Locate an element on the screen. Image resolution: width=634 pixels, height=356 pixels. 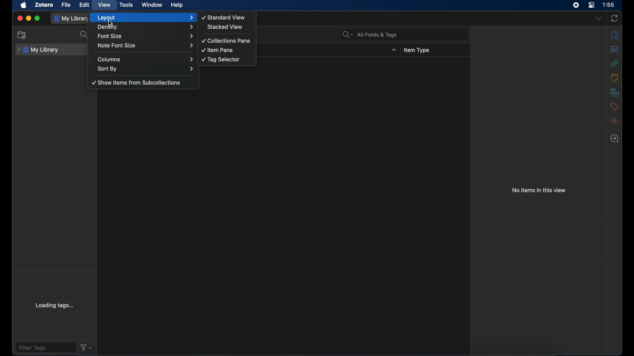
view is located at coordinates (104, 5).